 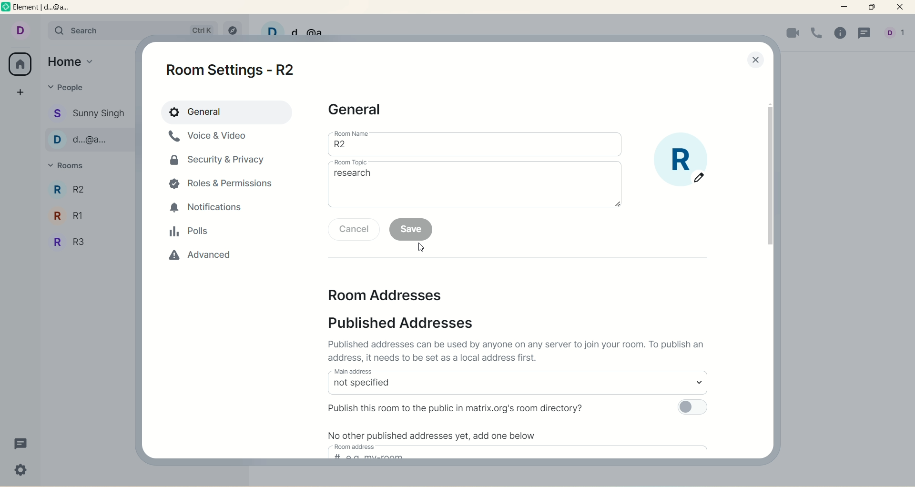 What do you see at coordinates (212, 140) in the screenshot?
I see `voice & video` at bounding box center [212, 140].